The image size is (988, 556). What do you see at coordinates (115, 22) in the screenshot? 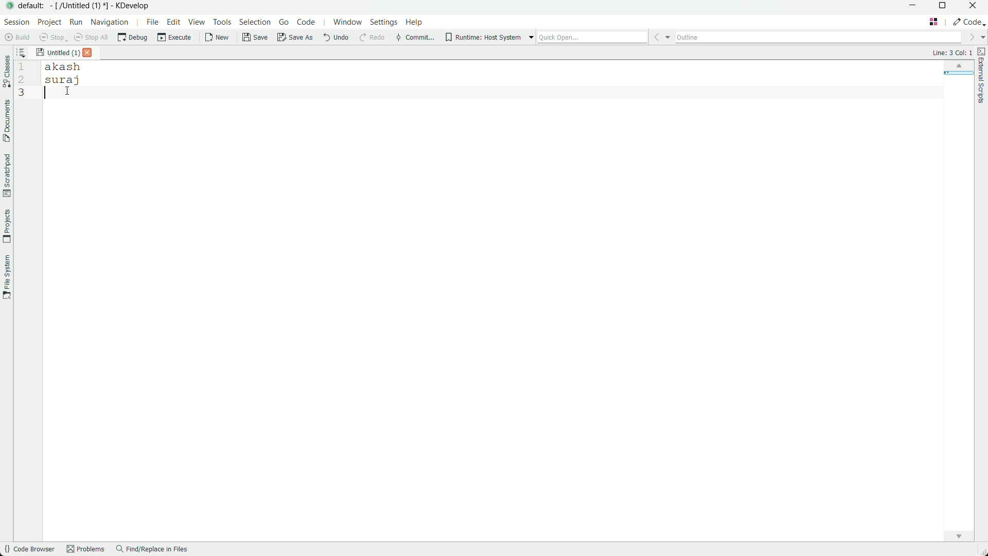
I see `navigation menu` at bounding box center [115, 22].